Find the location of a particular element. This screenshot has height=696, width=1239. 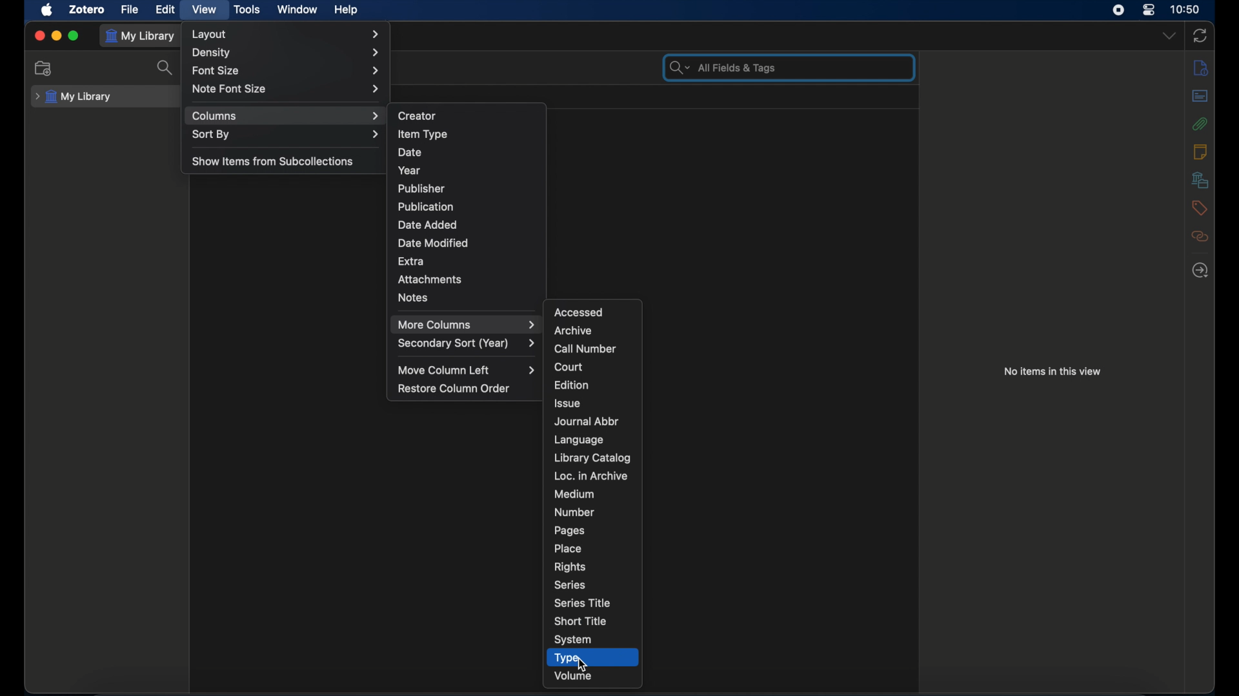

secondary sort is located at coordinates (466, 344).